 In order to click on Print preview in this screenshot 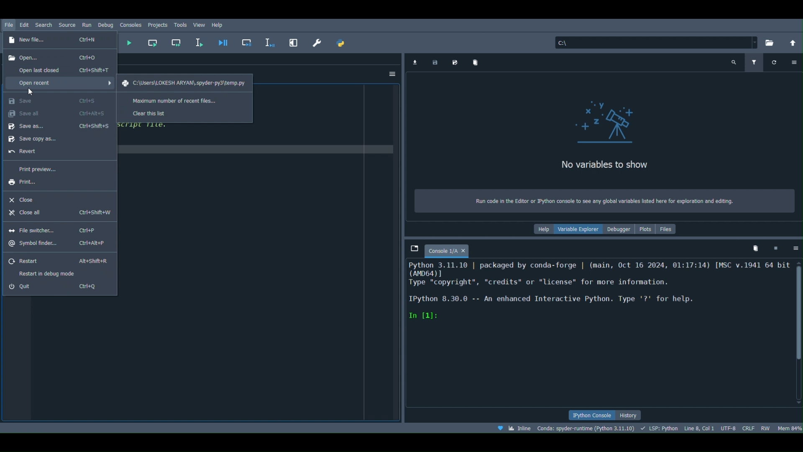, I will do `click(38, 169)`.